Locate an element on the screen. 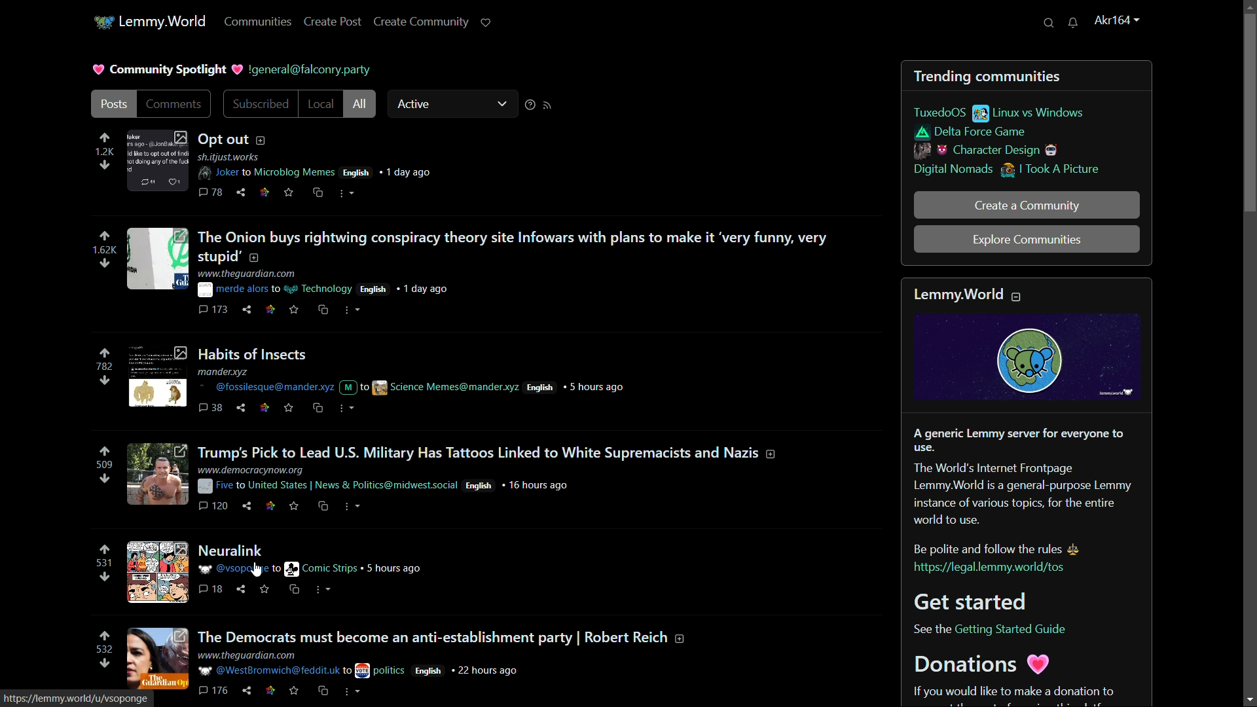 This screenshot has height=707, width=1257. comments is located at coordinates (215, 308).